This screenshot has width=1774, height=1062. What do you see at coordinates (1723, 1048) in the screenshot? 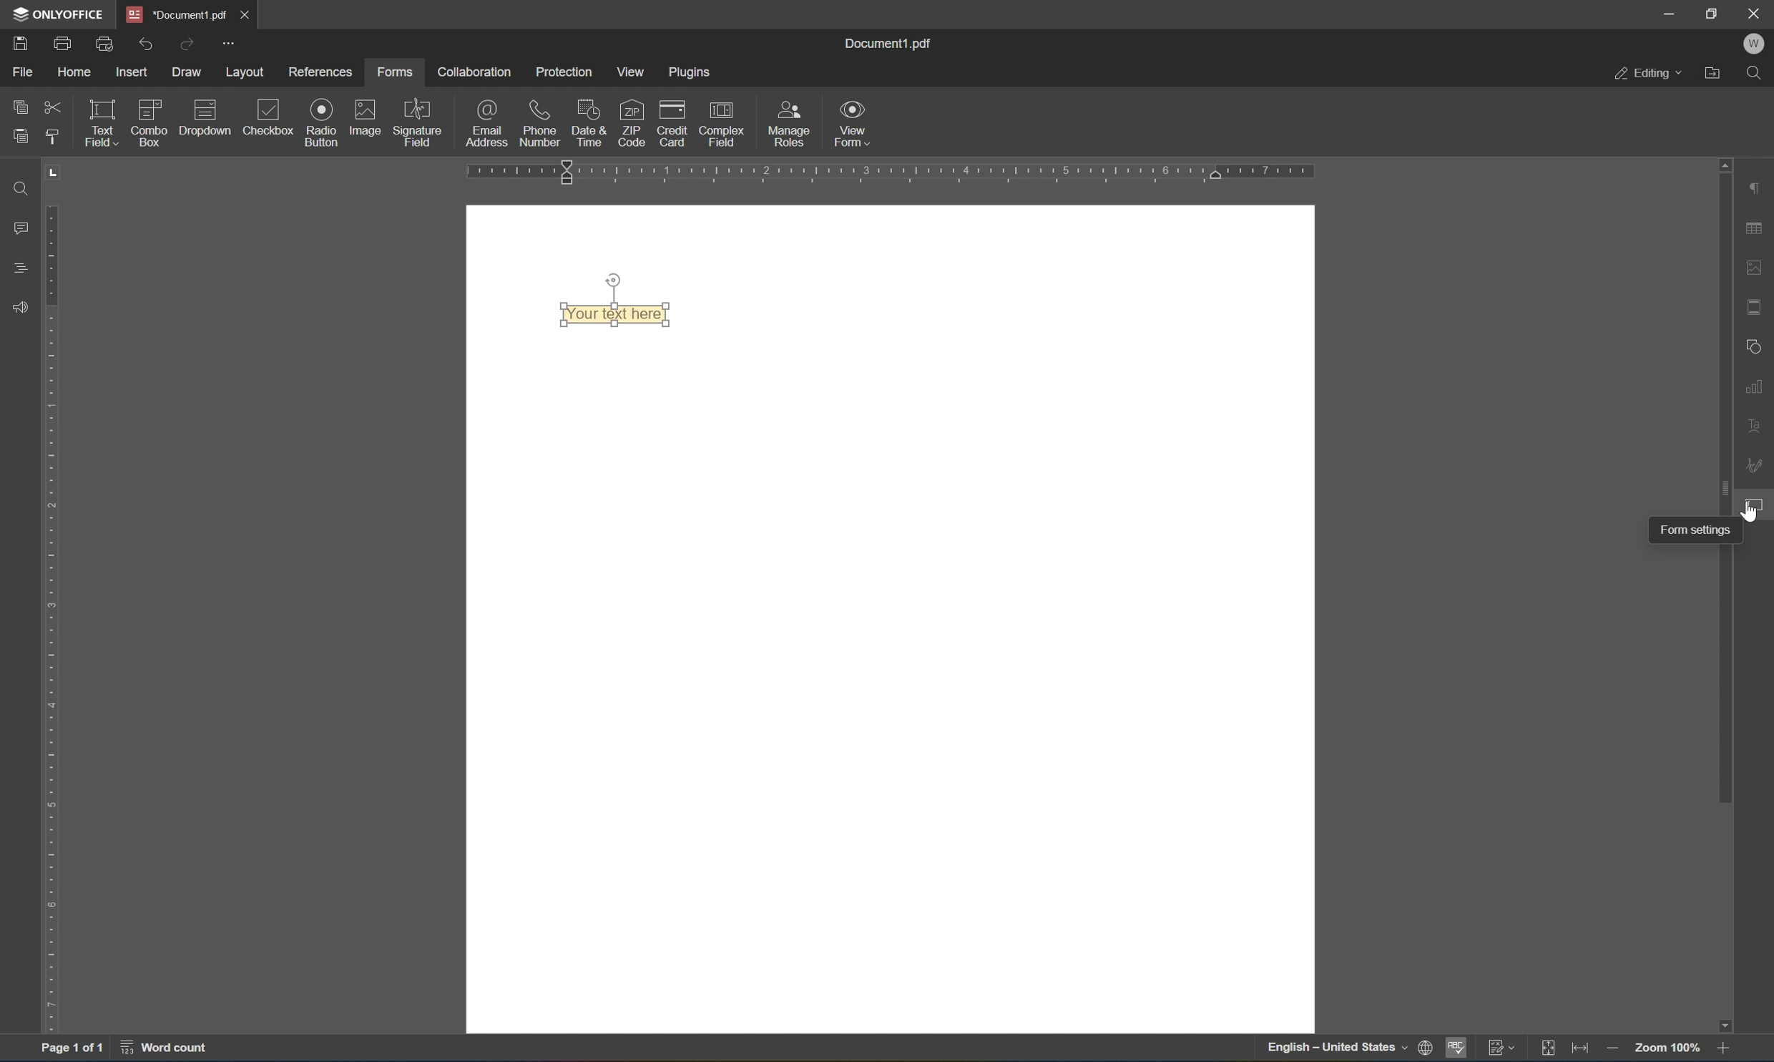
I see `zoom in` at bounding box center [1723, 1048].